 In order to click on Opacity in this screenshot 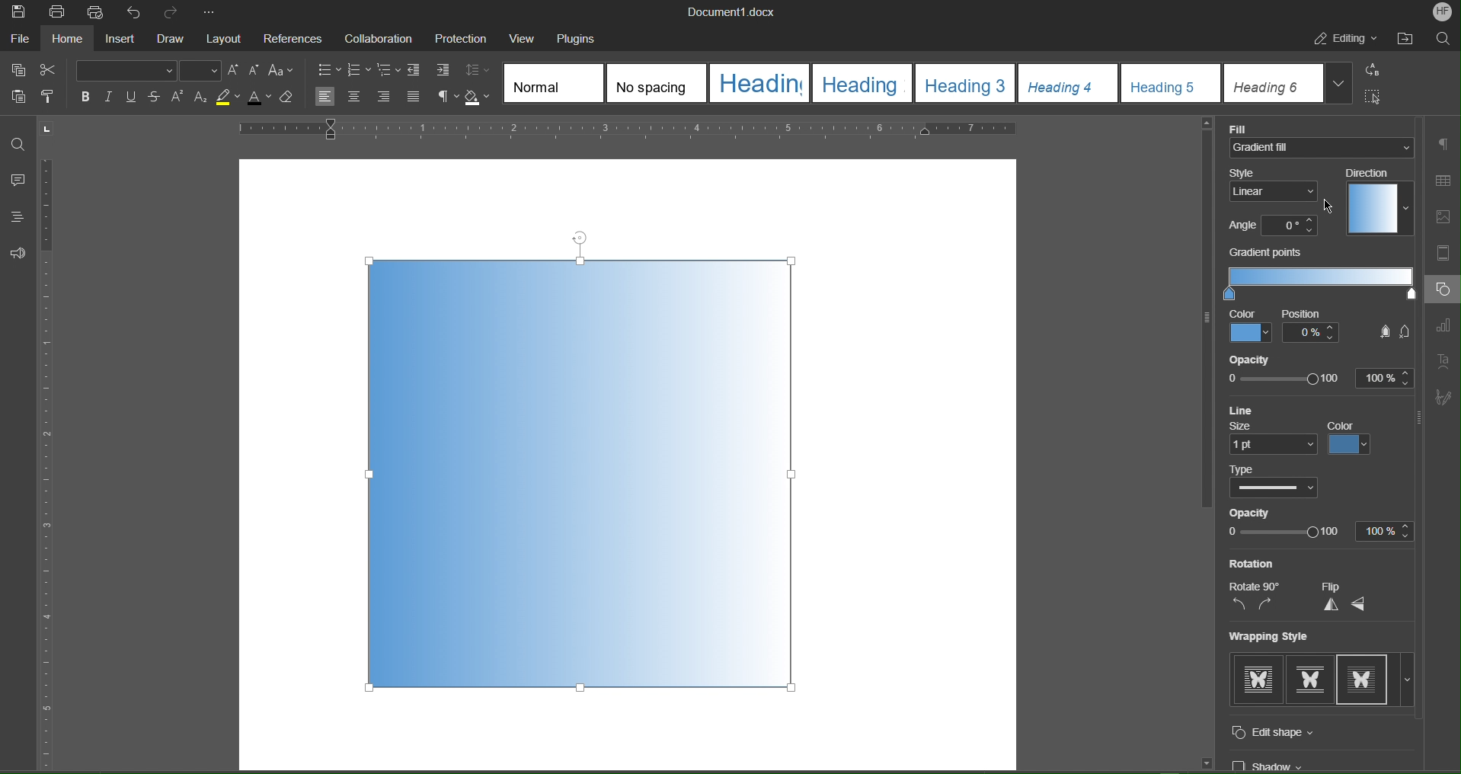, I will do `click(1269, 357)`.